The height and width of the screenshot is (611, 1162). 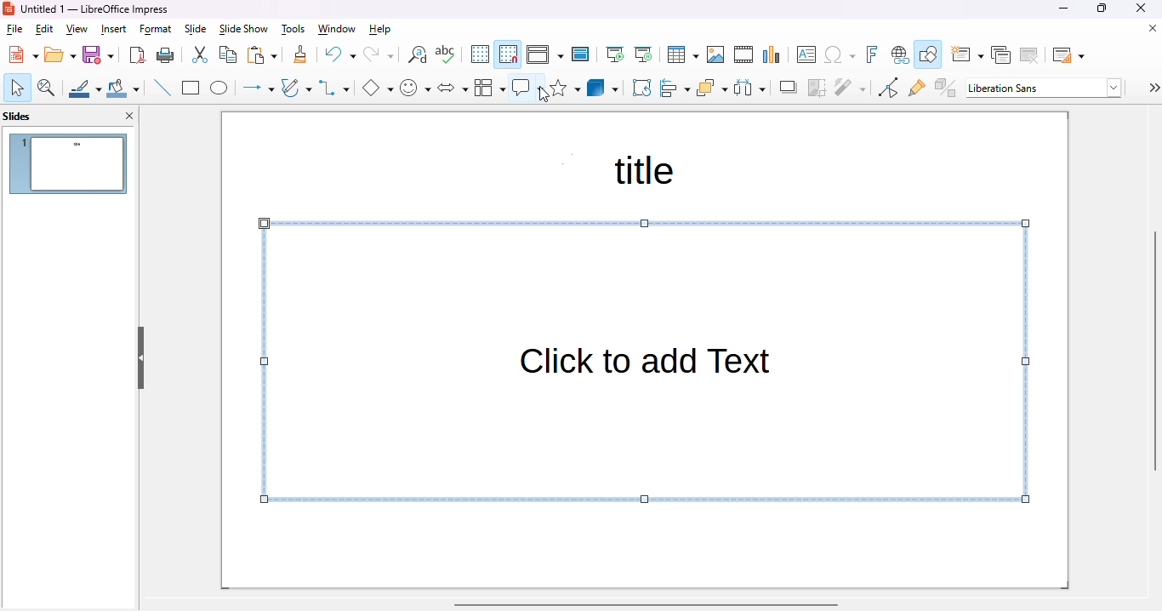 What do you see at coordinates (787, 88) in the screenshot?
I see `shadow` at bounding box center [787, 88].